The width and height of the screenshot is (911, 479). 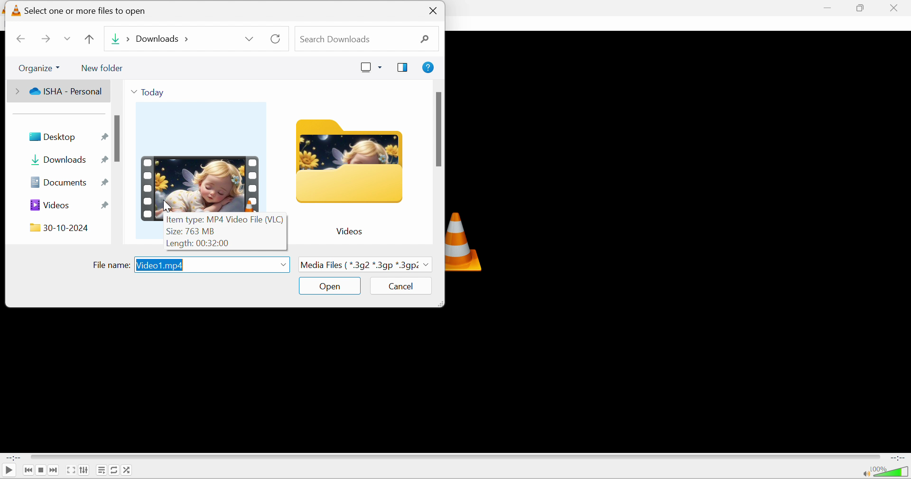 I want to click on File name:, so click(x=112, y=266).